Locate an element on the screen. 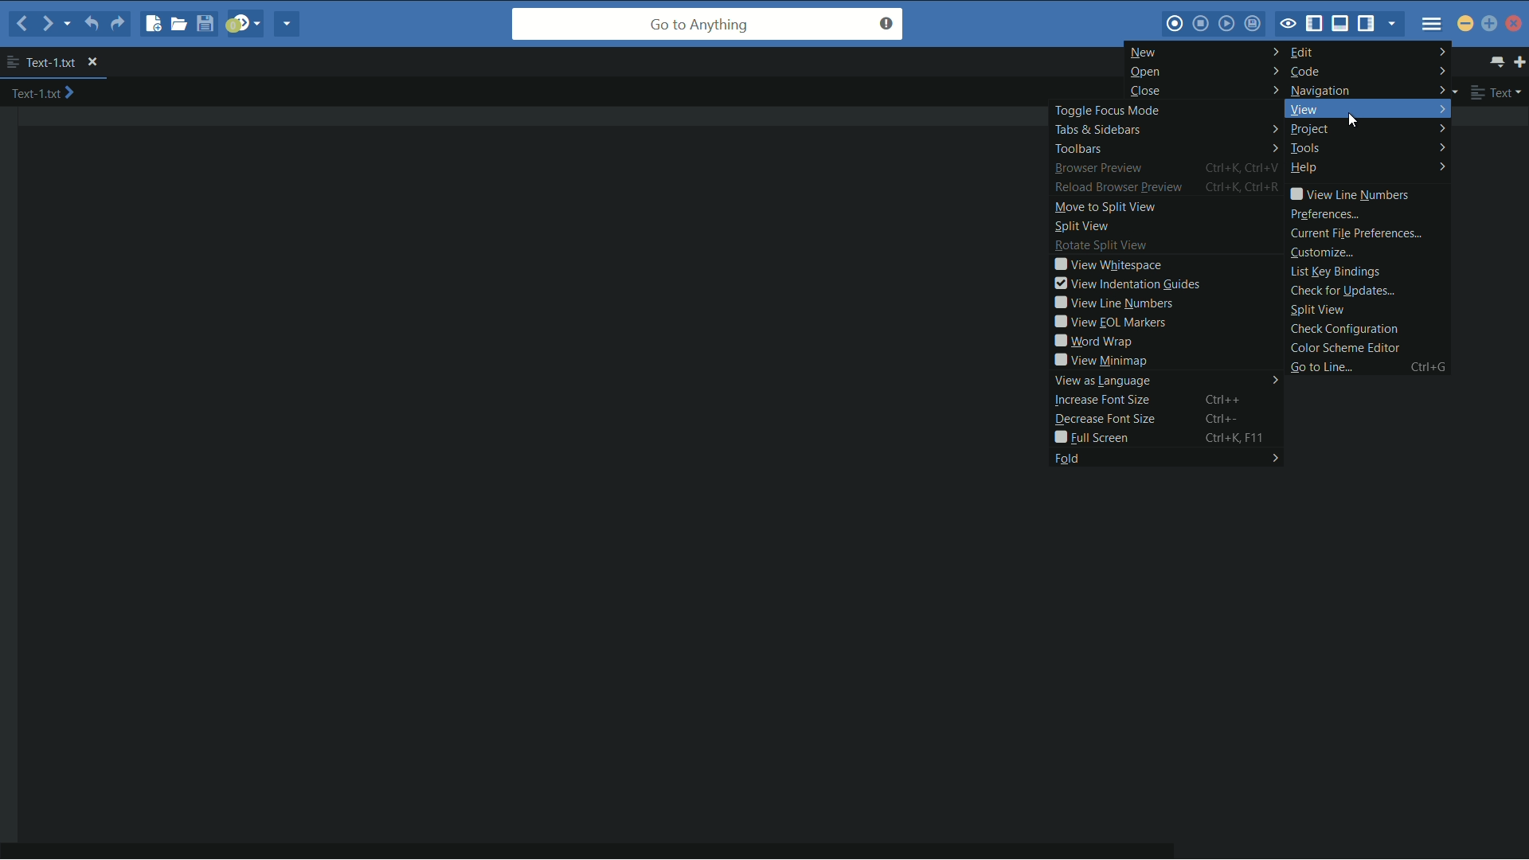 The image size is (1529, 860). redo is located at coordinates (119, 25).